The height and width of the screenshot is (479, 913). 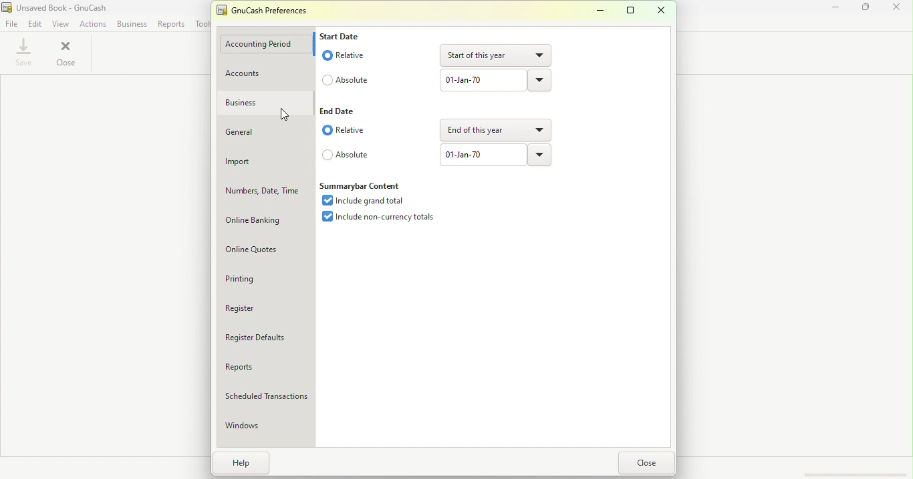 What do you see at coordinates (37, 25) in the screenshot?
I see `Edit` at bounding box center [37, 25].